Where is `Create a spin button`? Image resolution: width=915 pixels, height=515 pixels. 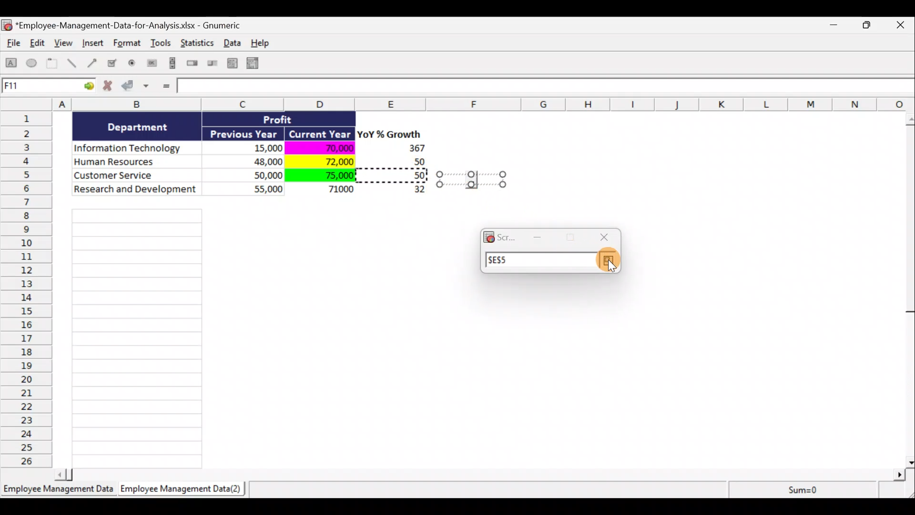 Create a spin button is located at coordinates (193, 64).